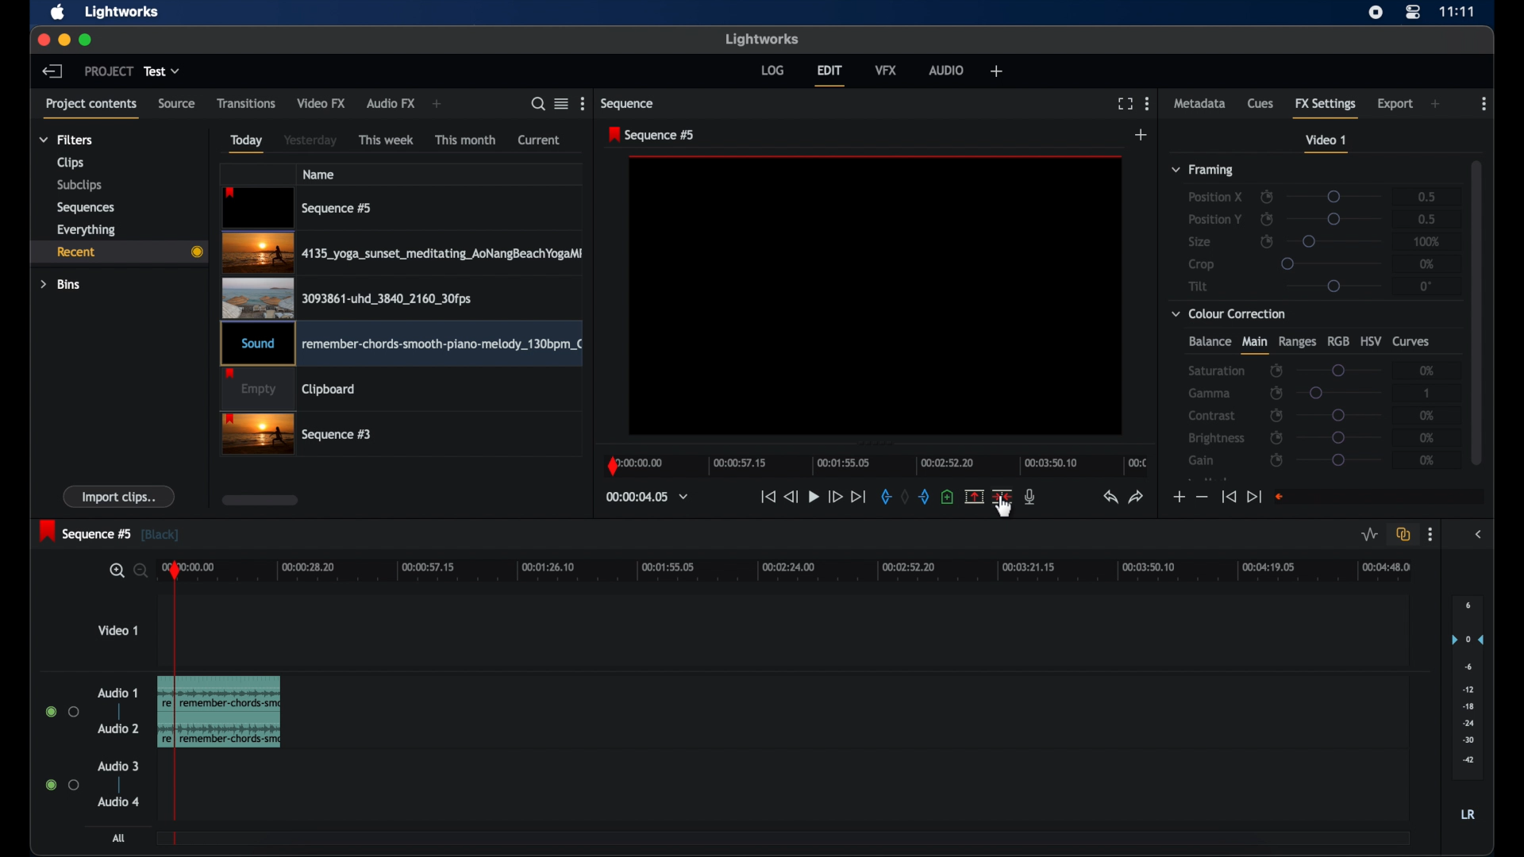 The width and height of the screenshot is (1524, 857). I want to click on curves, so click(1414, 342).